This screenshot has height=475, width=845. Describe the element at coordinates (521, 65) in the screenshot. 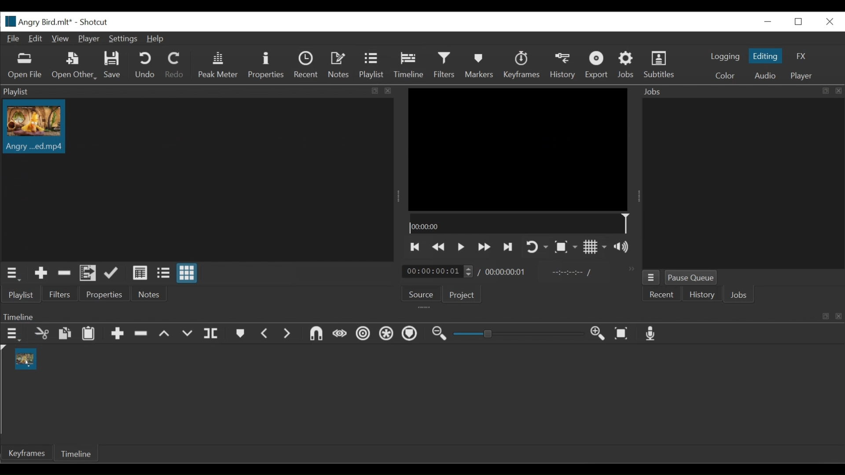

I see `keyframes` at that location.